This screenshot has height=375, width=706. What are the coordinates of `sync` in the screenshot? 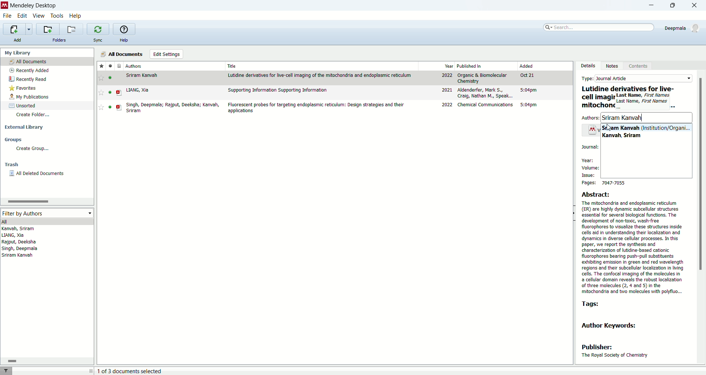 It's located at (97, 40).